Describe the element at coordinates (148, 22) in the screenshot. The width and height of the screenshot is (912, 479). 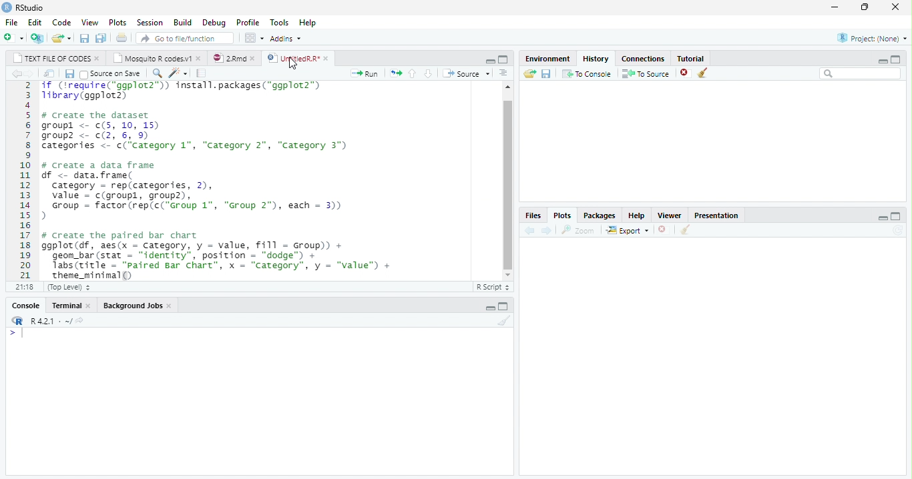
I see `session` at that location.